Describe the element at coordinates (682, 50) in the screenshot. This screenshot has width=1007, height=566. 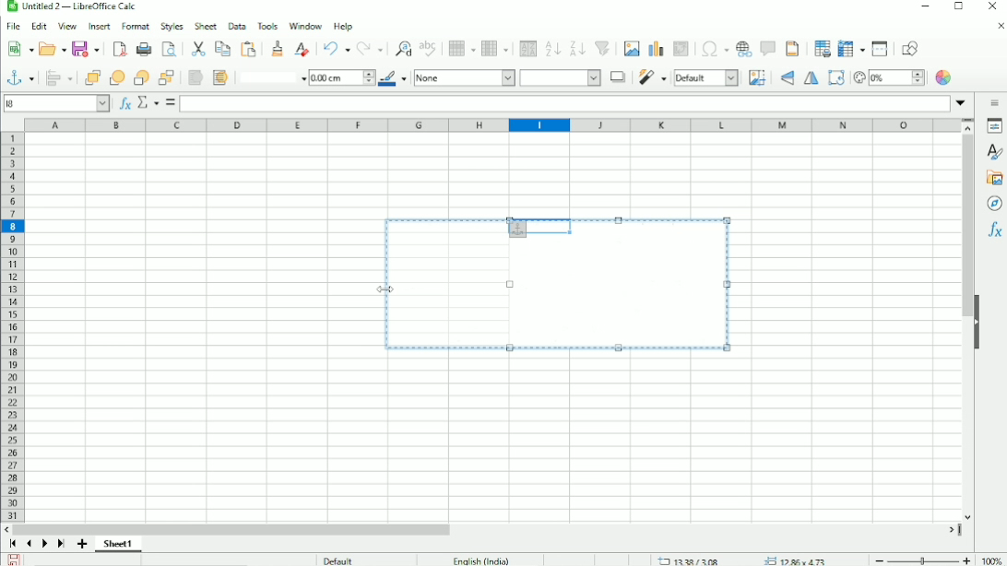
I see `Insert or edit pivot table` at that location.